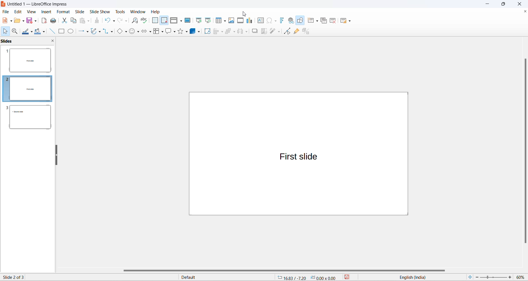 This screenshot has height=281, width=528. Describe the element at coordinates (30, 20) in the screenshot. I see `save` at that location.